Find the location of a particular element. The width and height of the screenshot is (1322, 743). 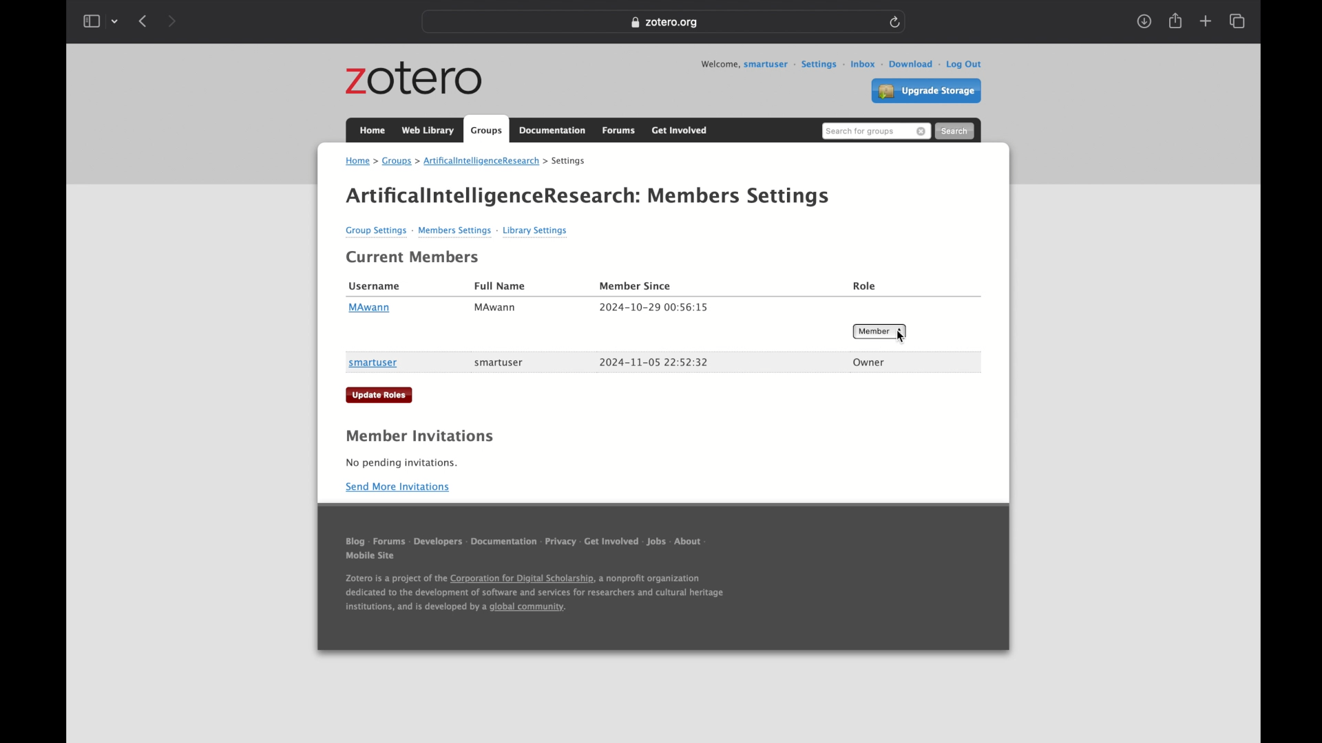

smart user is located at coordinates (499, 363).